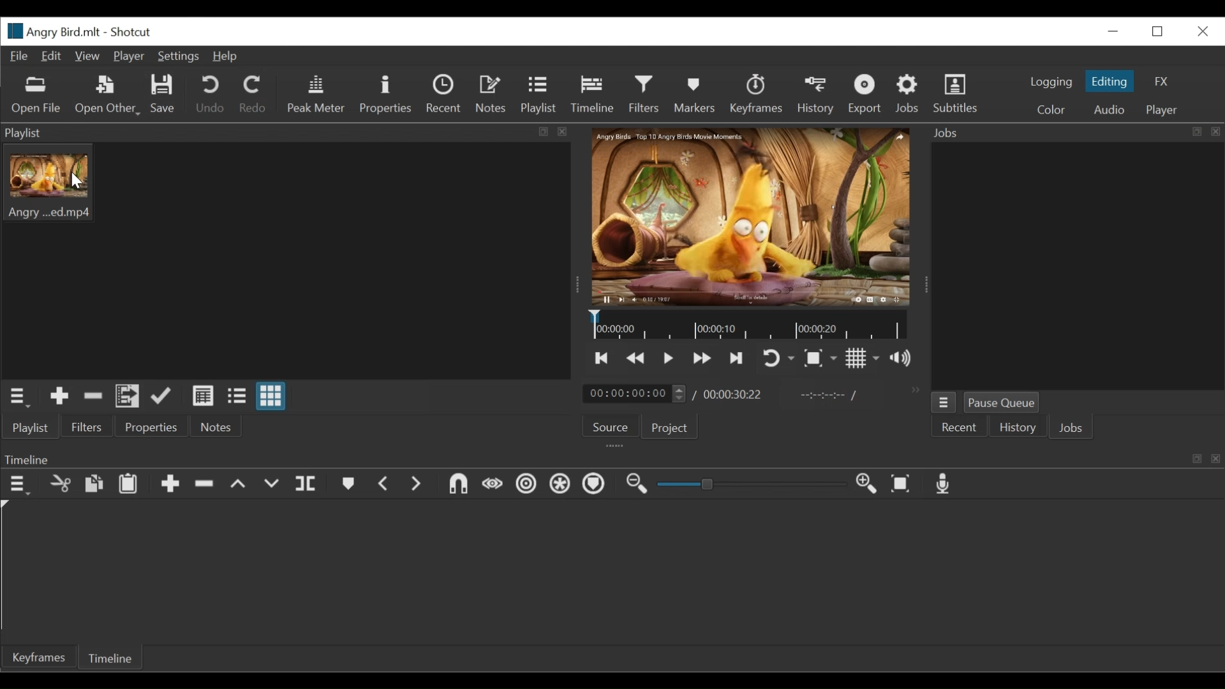 The width and height of the screenshot is (1225, 689). What do you see at coordinates (612, 458) in the screenshot?
I see `Timeline` at bounding box center [612, 458].